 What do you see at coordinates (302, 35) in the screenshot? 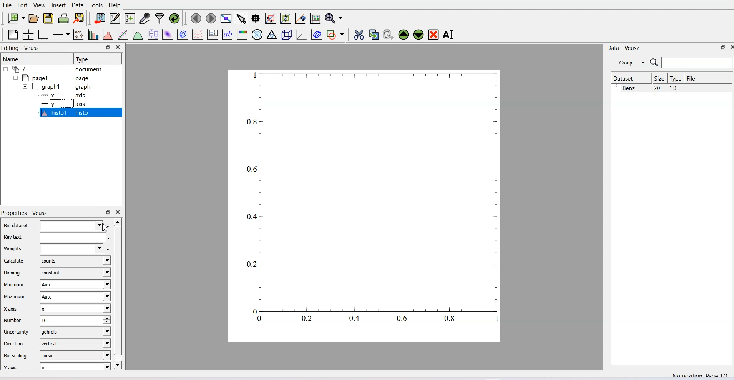
I see `3D Graph` at bounding box center [302, 35].